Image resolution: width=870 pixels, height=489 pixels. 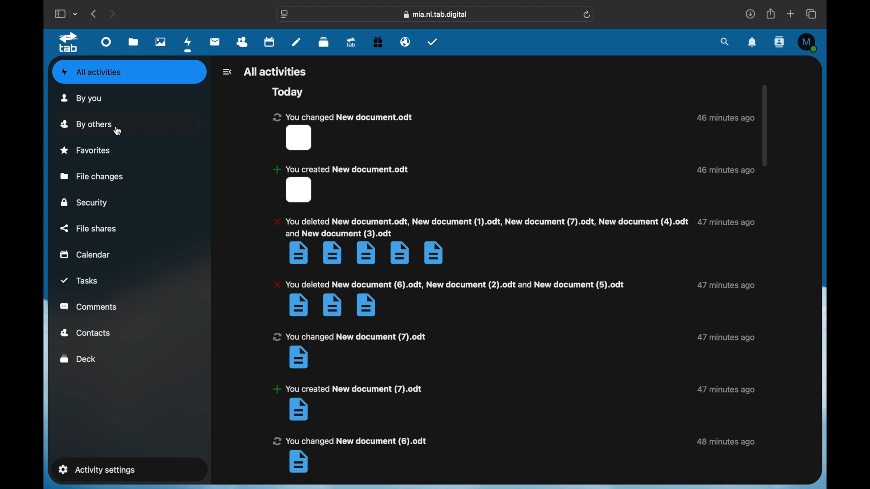 What do you see at coordinates (76, 14) in the screenshot?
I see `tab group picker` at bounding box center [76, 14].